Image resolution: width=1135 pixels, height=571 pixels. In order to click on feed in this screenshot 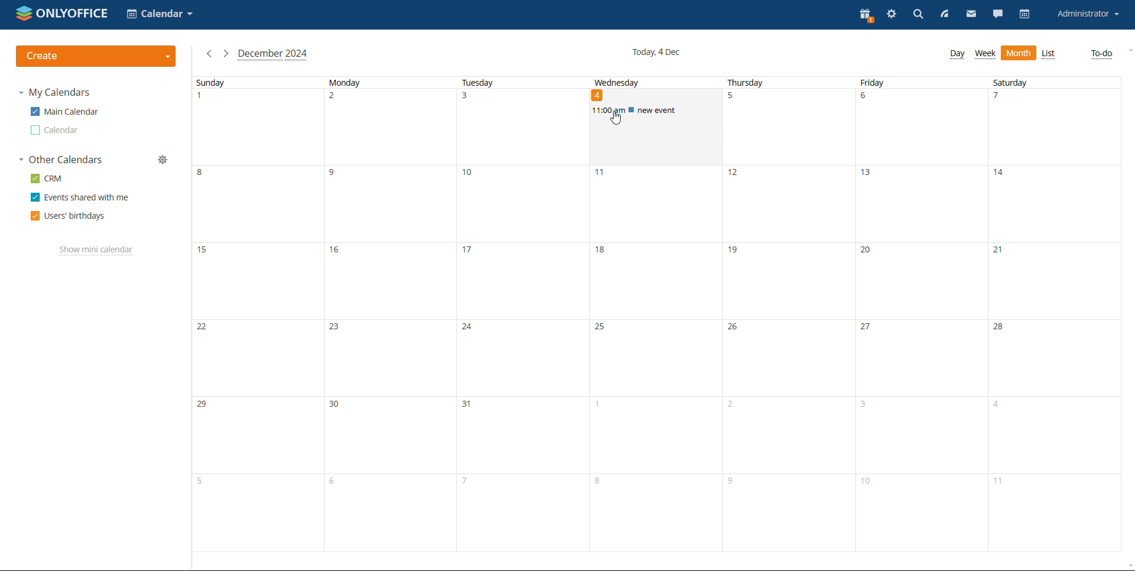, I will do `click(945, 15)`.